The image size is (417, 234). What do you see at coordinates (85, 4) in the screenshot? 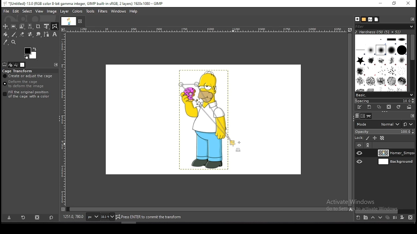
I see `*[untitled]-13.0 (rgb color 8-bit gamma integer, gimp built-in sRGB, 2 layers) 1920x1080 - gimp` at bounding box center [85, 4].